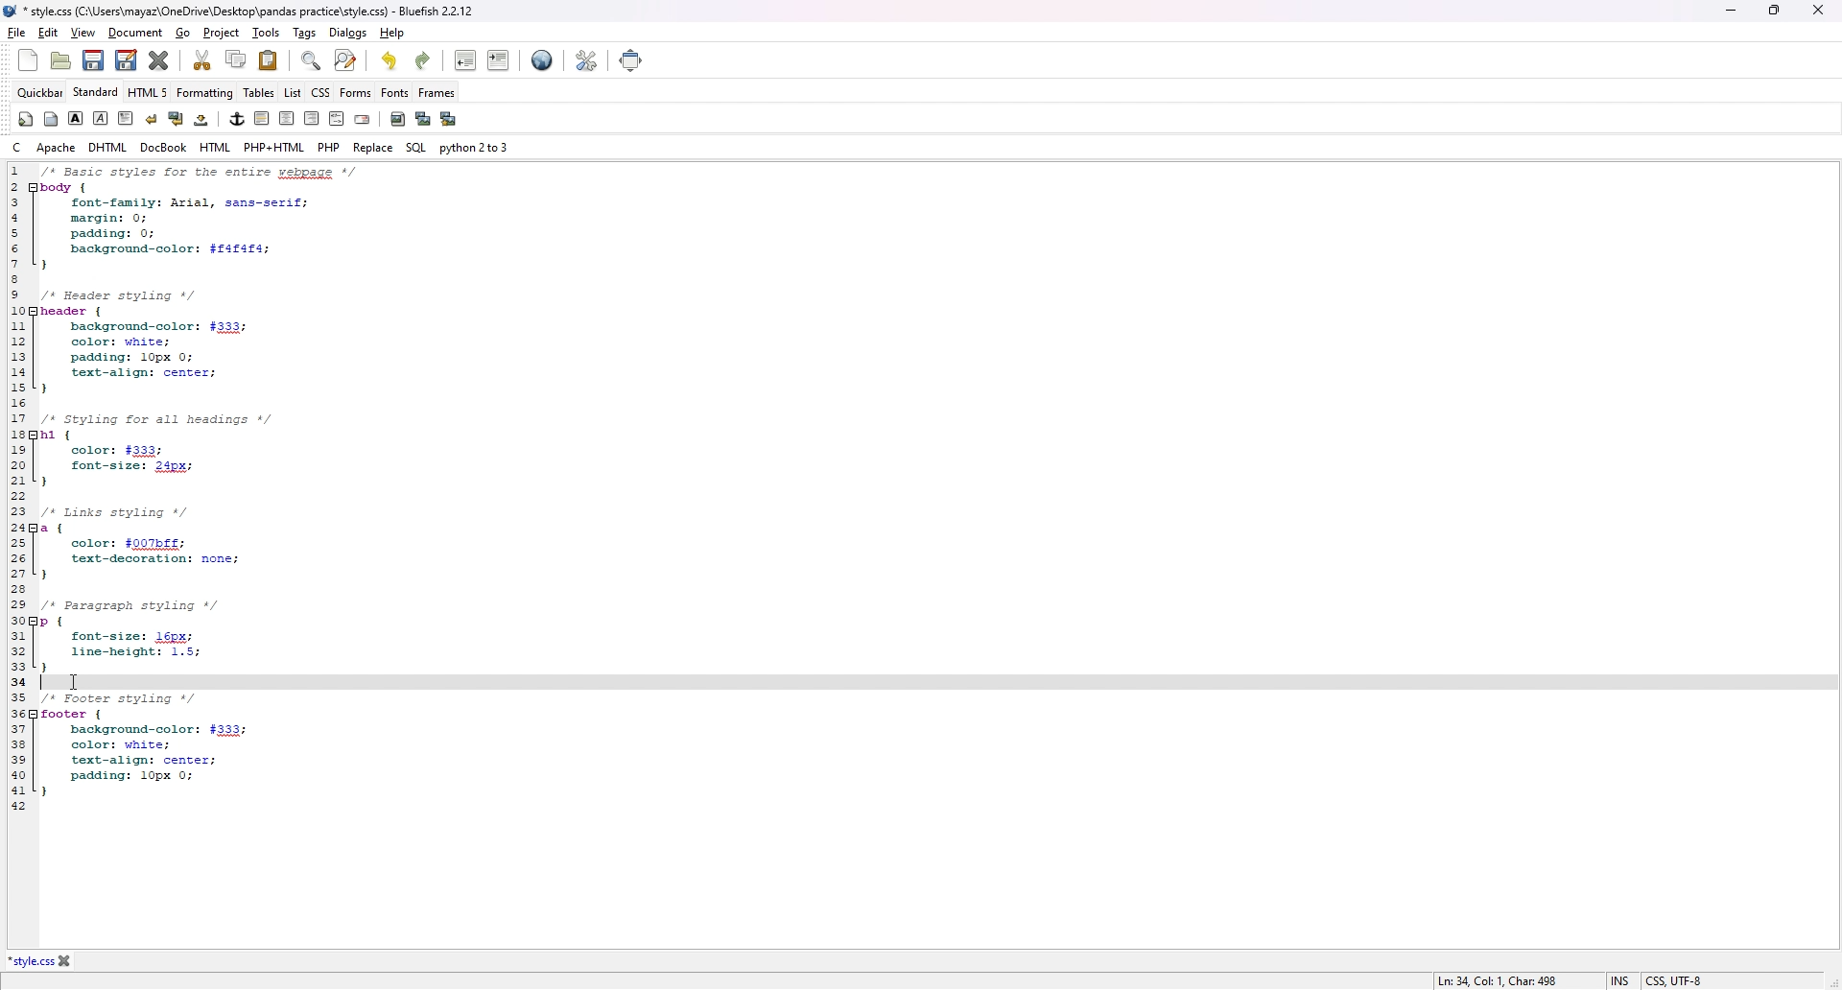 The image size is (1842, 990). Describe the element at coordinates (348, 34) in the screenshot. I see `dialogs` at that location.